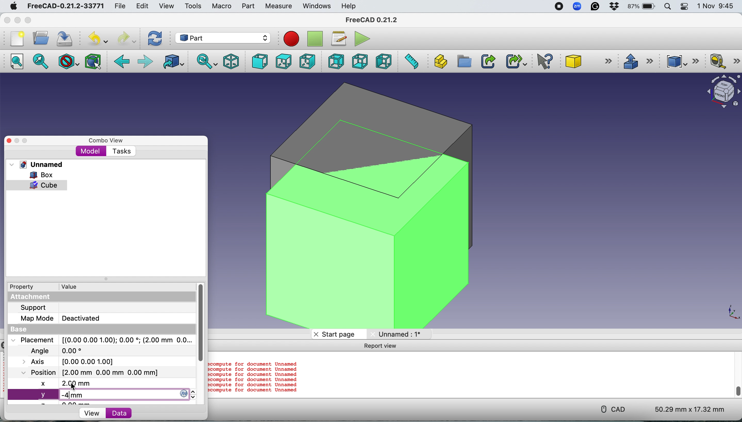  What do you see at coordinates (258, 61) in the screenshot?
I see `Front` at bounding box center [258, 61].